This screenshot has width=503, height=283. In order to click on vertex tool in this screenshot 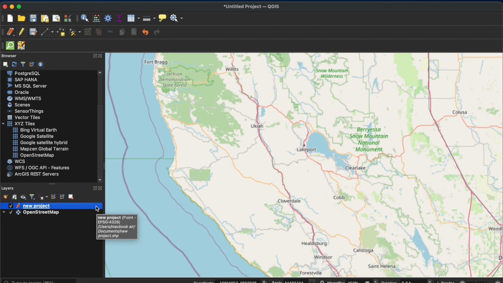, I will do `click(74, 33)`.